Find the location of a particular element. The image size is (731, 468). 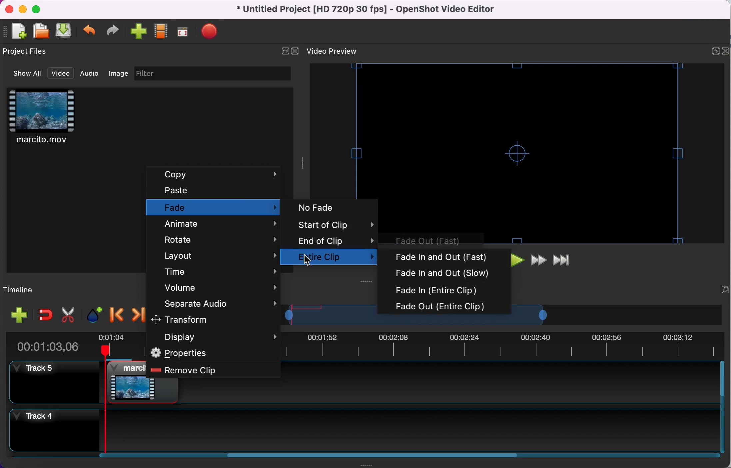

fade out (entire clip) is located at coordinates (446, 307).